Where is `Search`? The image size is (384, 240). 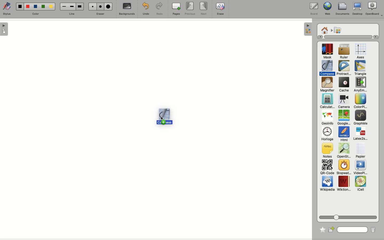 Search is located at coordinates (353, 229).